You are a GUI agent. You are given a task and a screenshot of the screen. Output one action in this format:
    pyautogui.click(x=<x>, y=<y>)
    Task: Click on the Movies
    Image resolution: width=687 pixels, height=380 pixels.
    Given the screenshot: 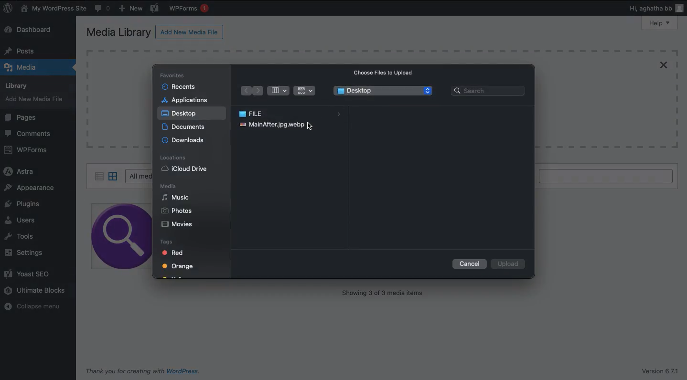 What is the action you would take?
    pyautogui.click(x=179, y=223)
    